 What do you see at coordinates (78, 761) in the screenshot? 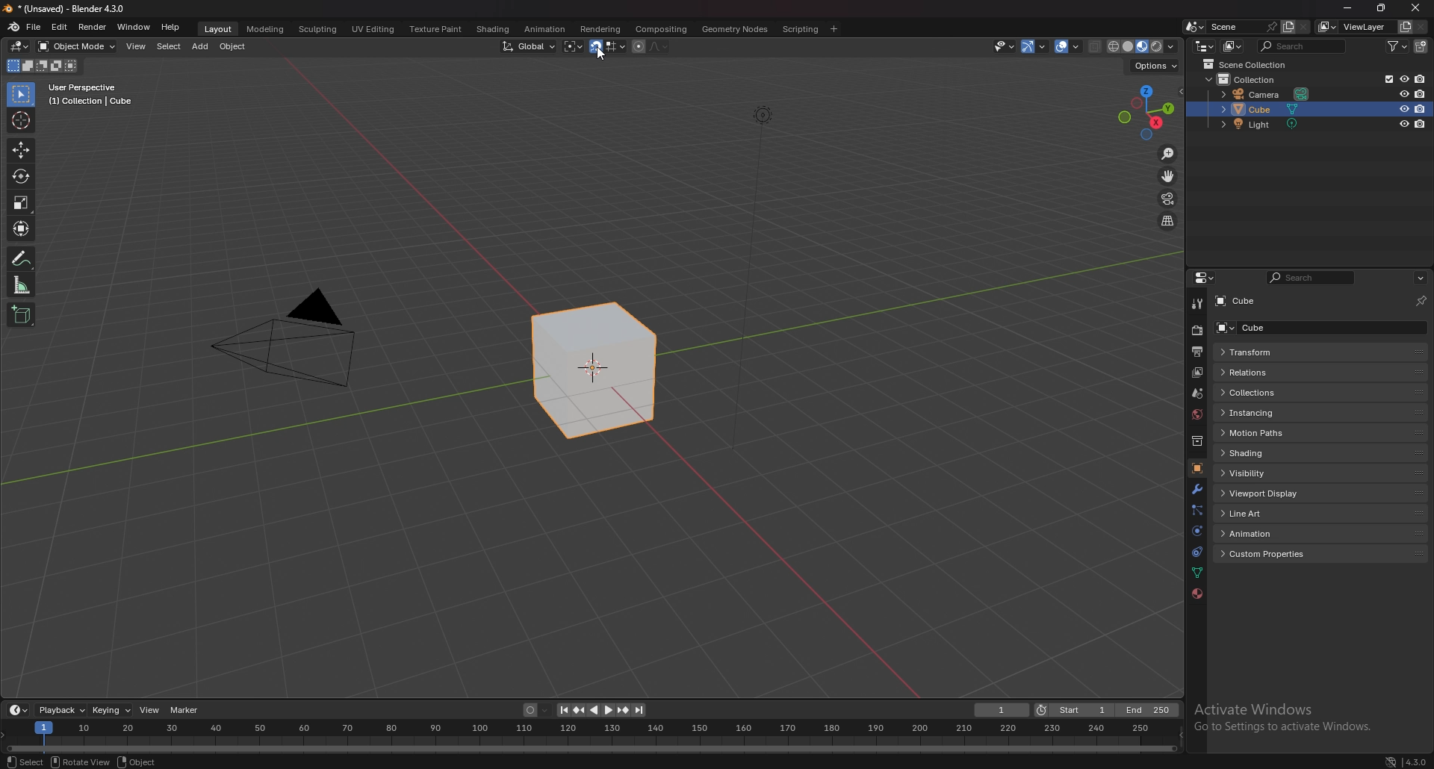
I see `rotate view` at bounding box center [78, 761].